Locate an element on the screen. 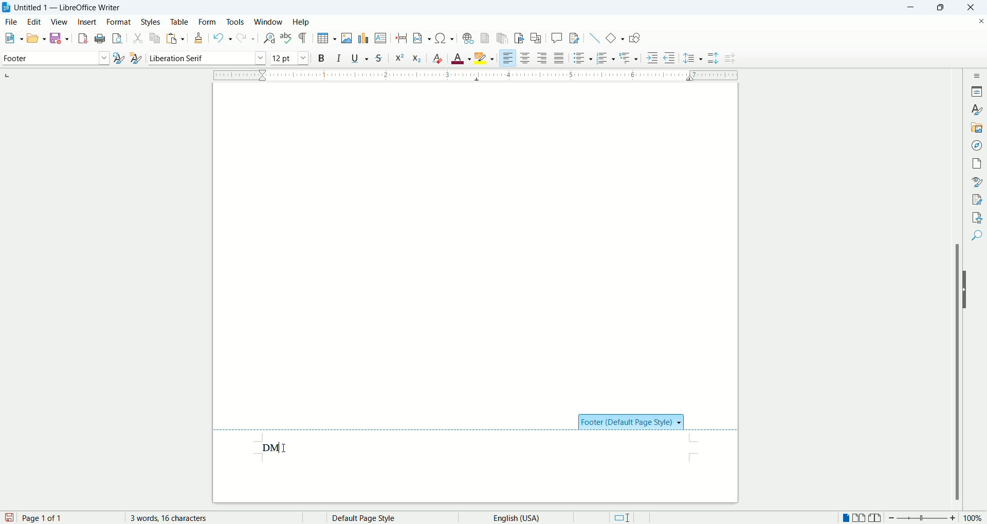  cut is located at coordinates (138, 39).